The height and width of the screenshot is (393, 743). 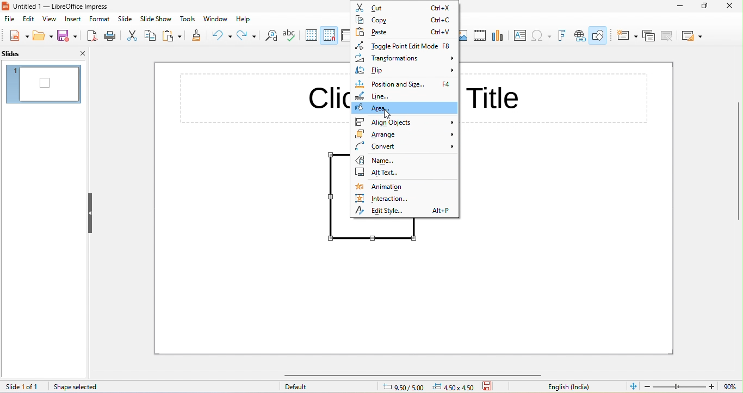 I want to click on shape, so click(x=330, y=197).